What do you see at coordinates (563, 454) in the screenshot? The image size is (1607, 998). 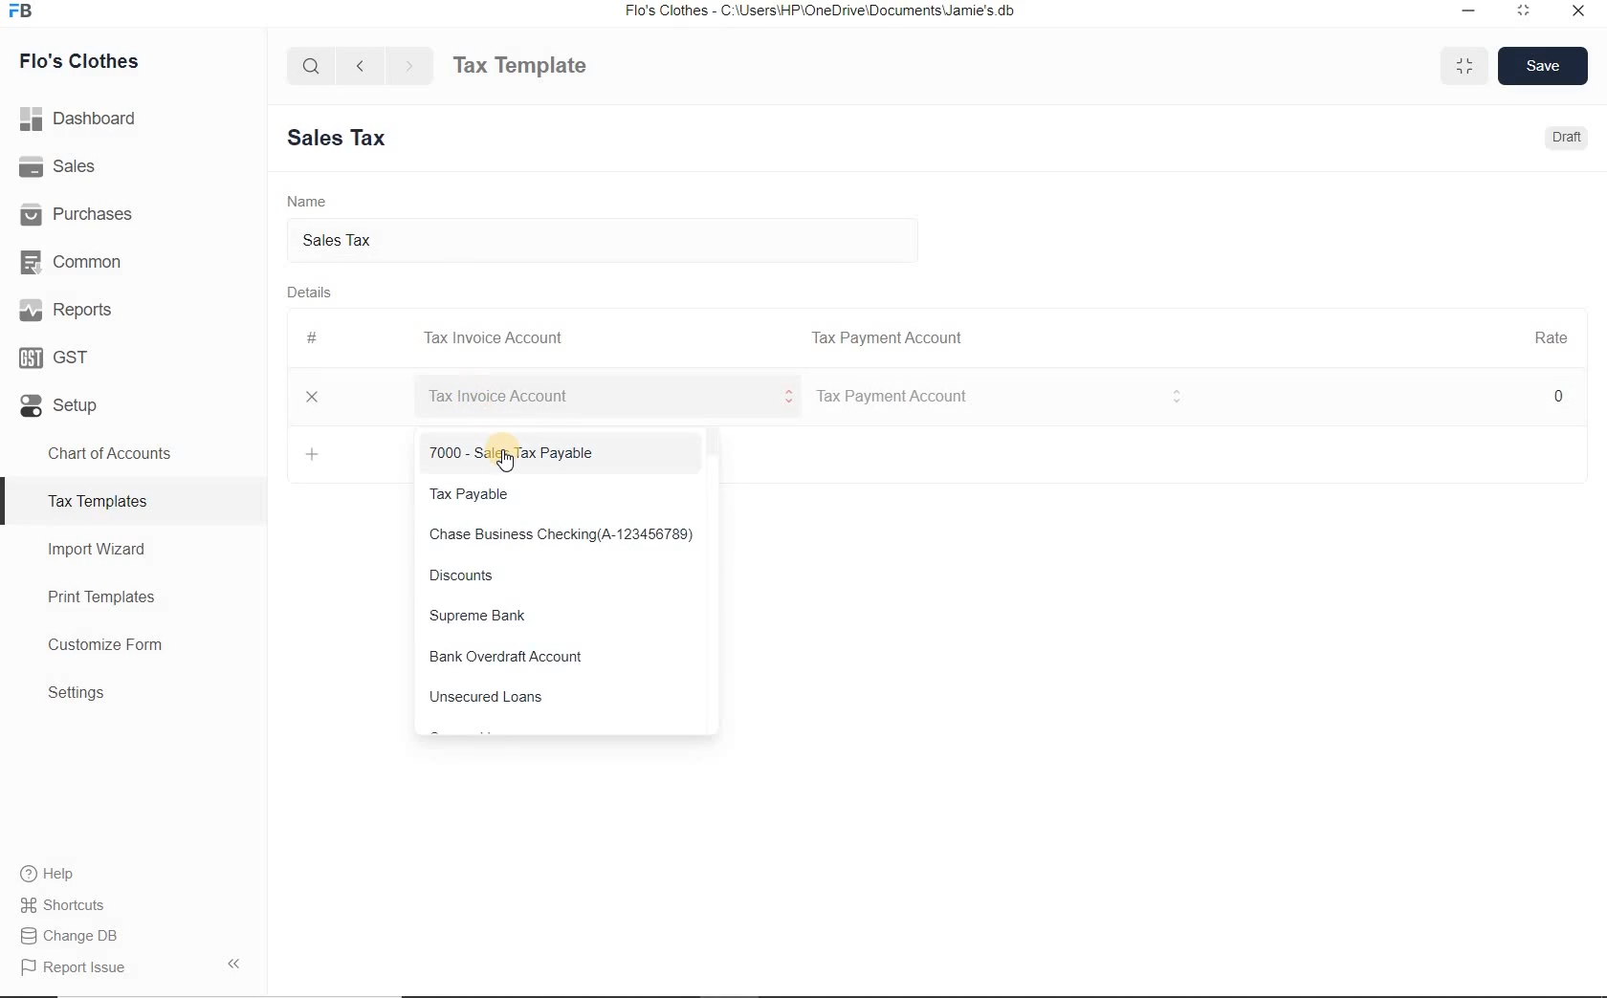 I see `7000-Sales Tax Payable` at bounding box center [563, 454].